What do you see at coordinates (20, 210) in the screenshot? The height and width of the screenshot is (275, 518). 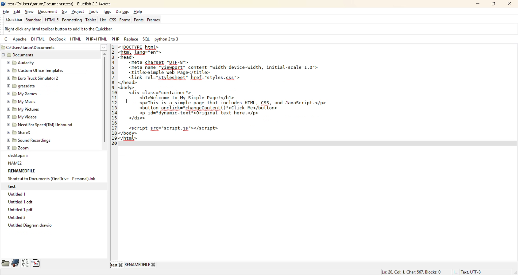 I see `Untitled 1.pdf` at bounding box center [20, 210].